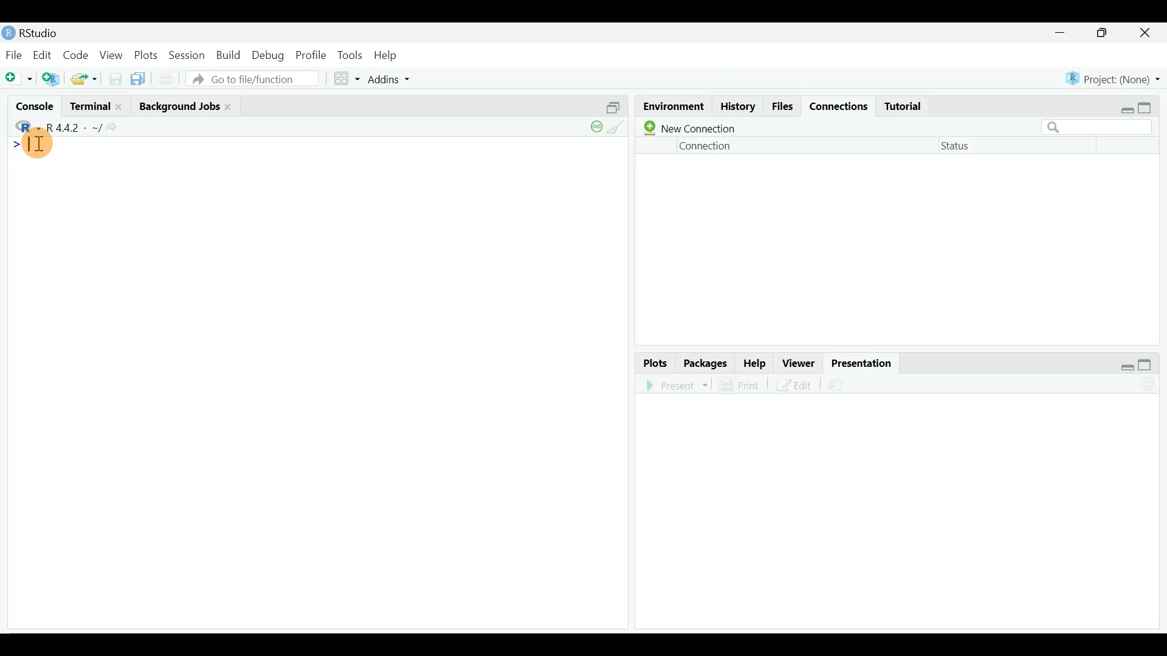 Image resolution: width=1167 pixels, height=656 pixels. Describe the element at coordinates (36, 108) in the screenshot. I see `Console` at that location.